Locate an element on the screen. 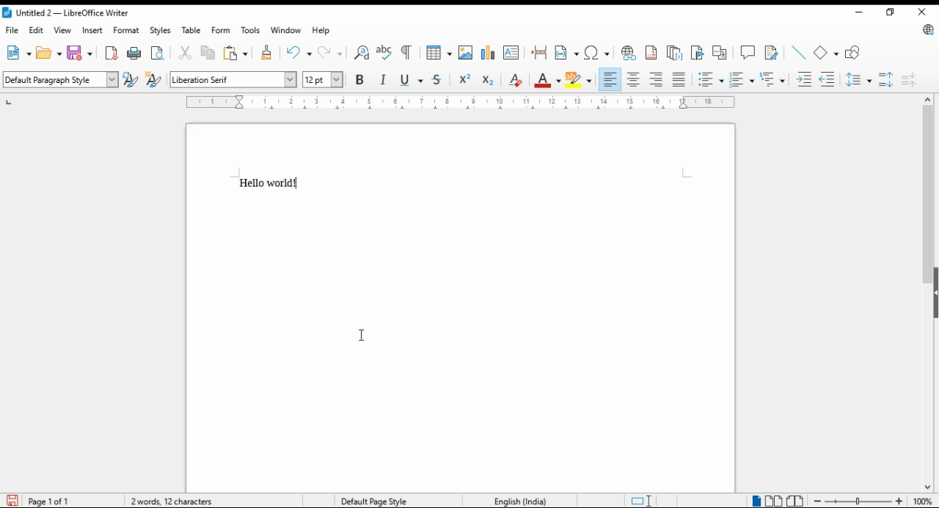  copy is located at coordinates (209, 52).